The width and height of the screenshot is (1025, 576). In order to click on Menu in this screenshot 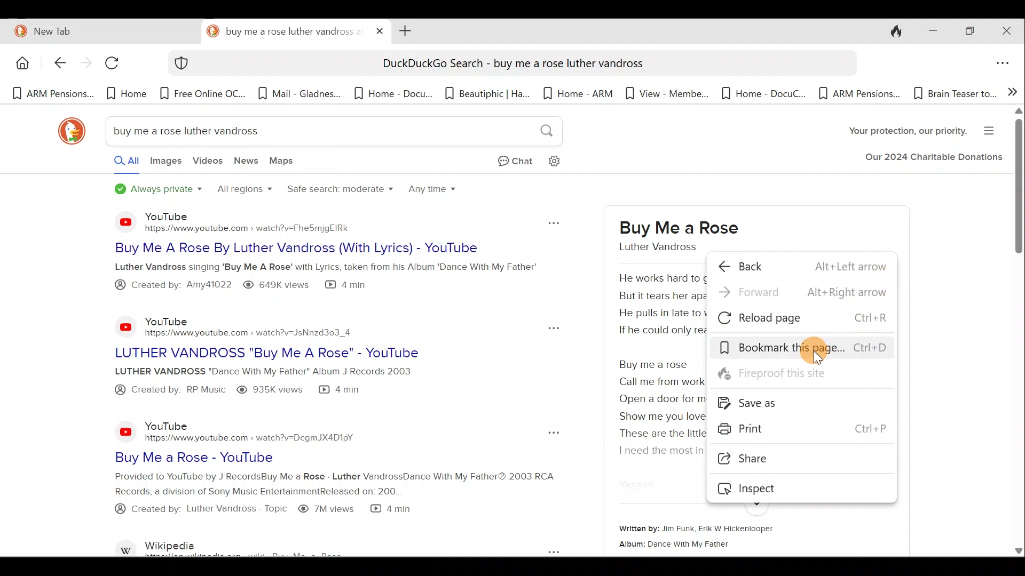, I will do `click(992, 129)`.